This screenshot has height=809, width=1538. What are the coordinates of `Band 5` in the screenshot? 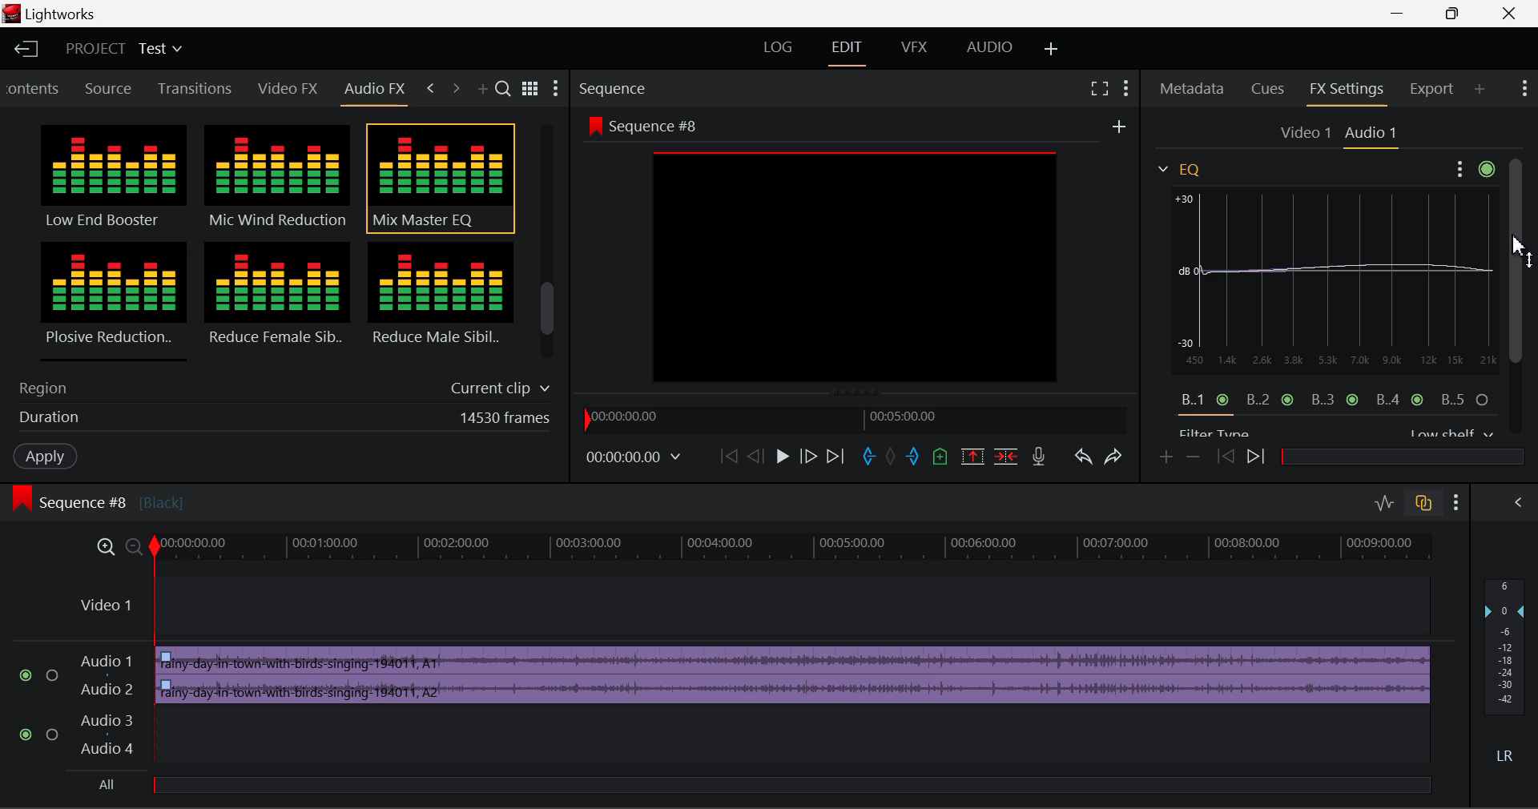 It's located at (1468, 397).